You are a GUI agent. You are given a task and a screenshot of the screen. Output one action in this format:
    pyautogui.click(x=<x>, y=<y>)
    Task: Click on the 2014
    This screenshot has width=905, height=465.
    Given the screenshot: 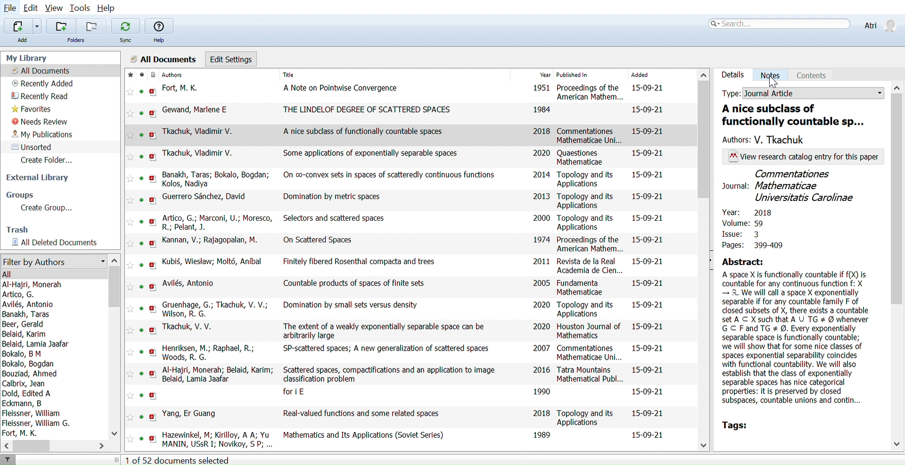 What is the action you would take?
    pyautogui.click(x=542, y=175)
    